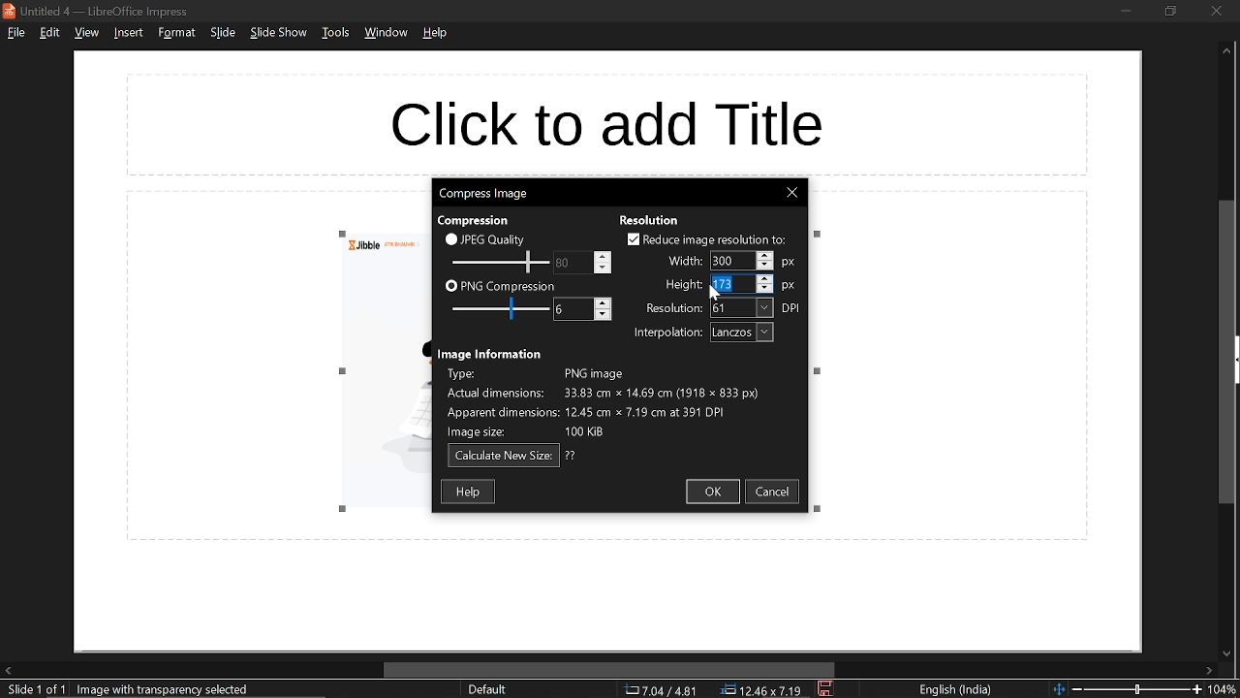 This screenshot has height=698, width=1240. What do you see at coordinates (604, 268) in the screenshot?
I see `Decrease ` at bounding box center [604, 268].